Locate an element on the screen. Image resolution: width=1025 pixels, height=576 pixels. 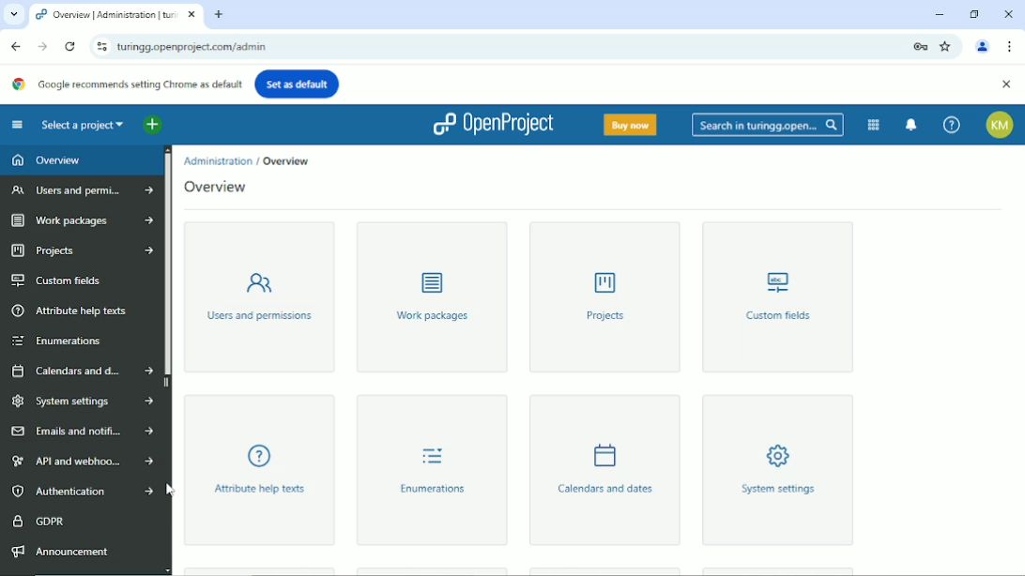
Bookmark this tab is located at coordinates (947, 46).